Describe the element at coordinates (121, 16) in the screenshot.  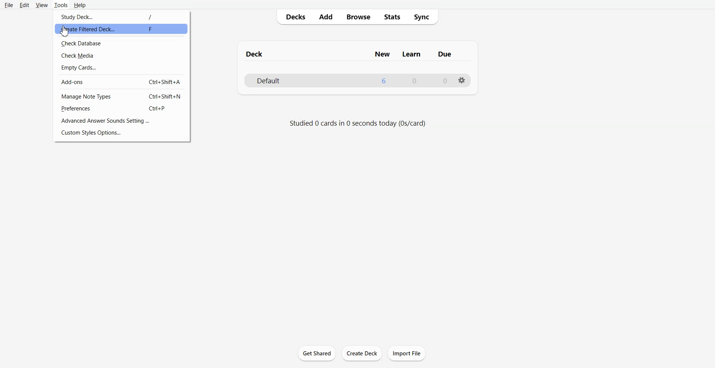
I see `Study Deck` at that location.